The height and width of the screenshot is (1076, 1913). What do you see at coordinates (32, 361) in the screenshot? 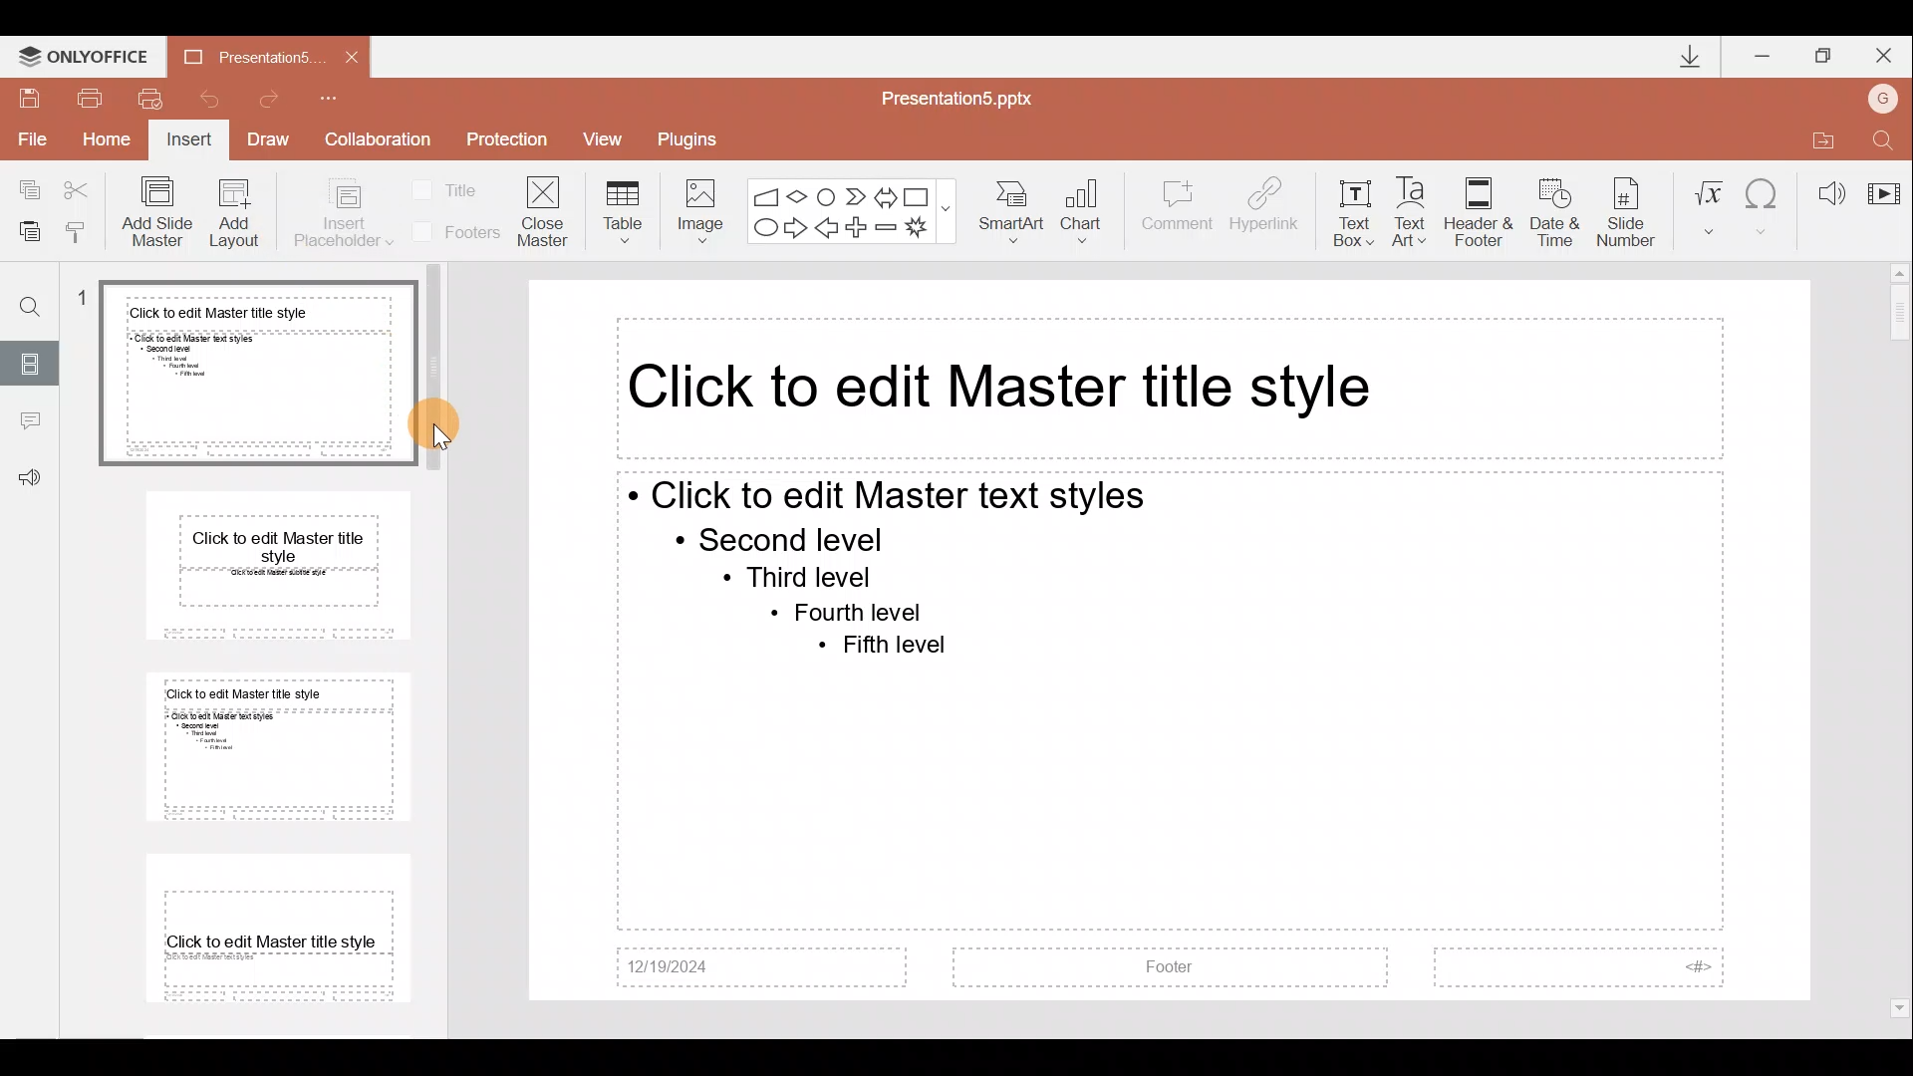
I see `Slides` at bounding box center [32, 361].